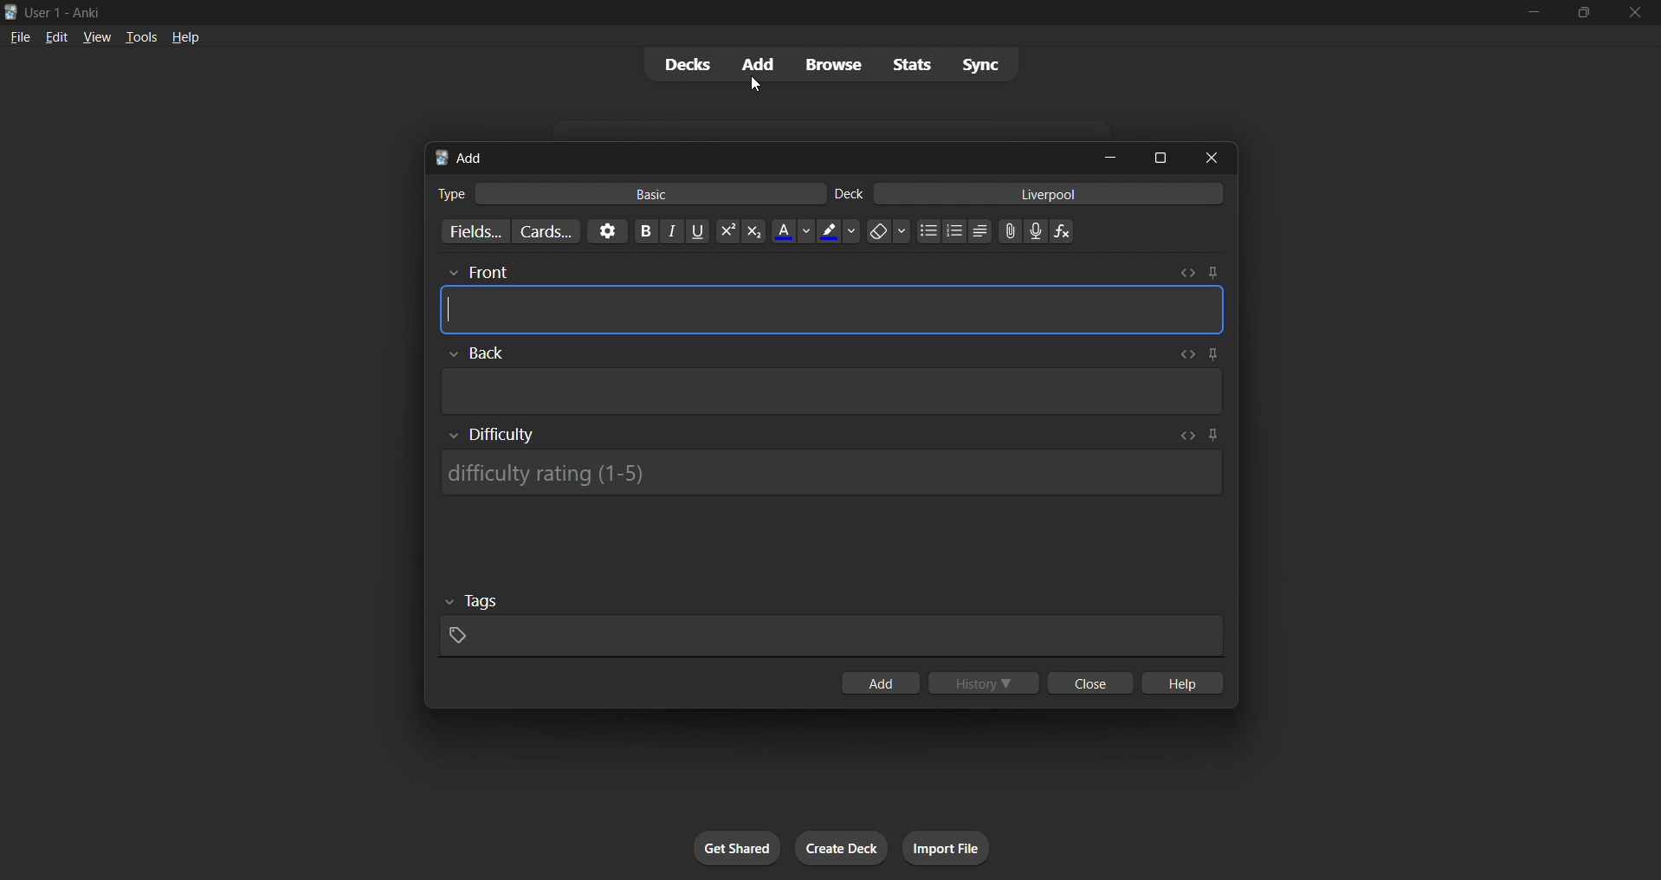 This screenshot has width=1661, height=880. Describe the element at coordinates (788, 230) in the screenshot. I see `font color` at that location.